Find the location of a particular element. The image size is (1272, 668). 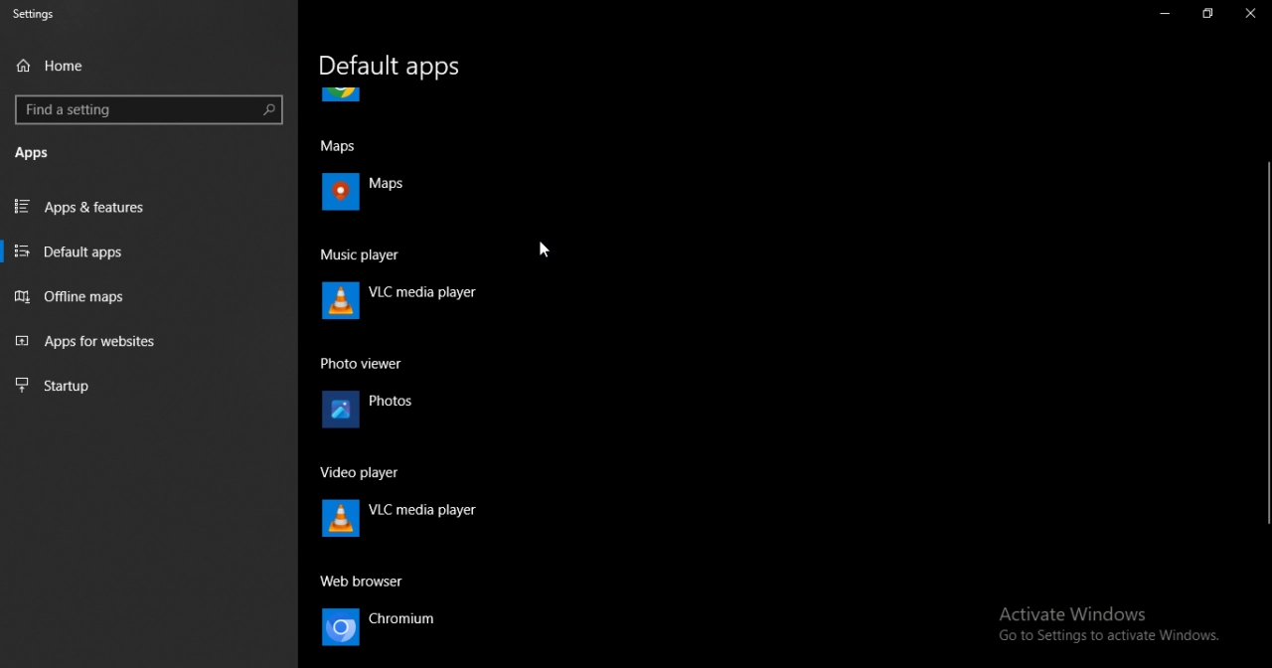

maximize is located at coordinates (1206, 13).